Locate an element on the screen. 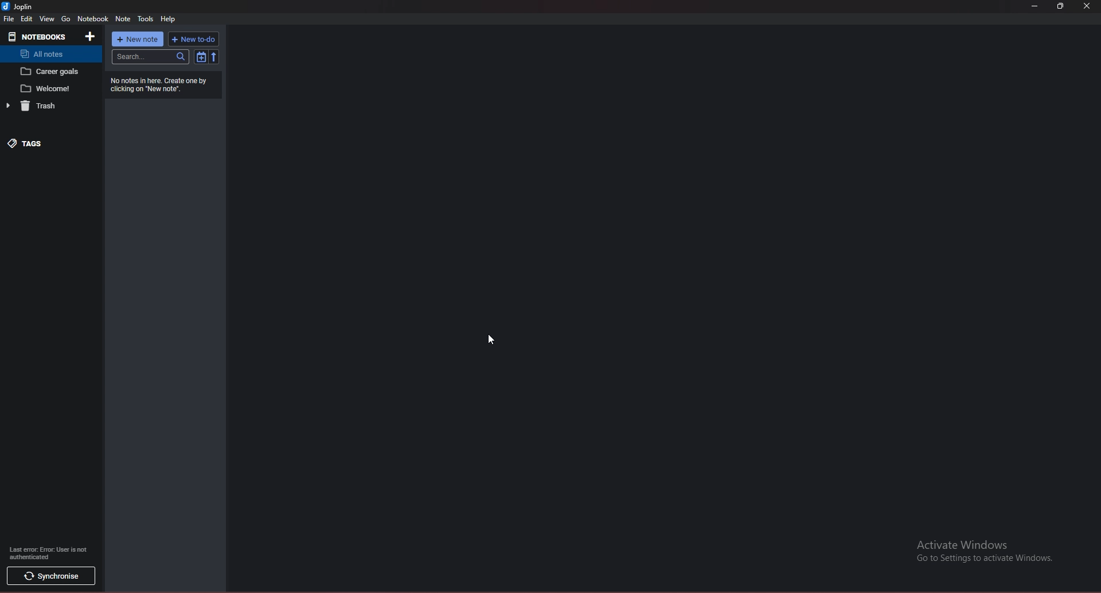 The width and height of the screenshot is (1101, 593). reverse sort order is located at coordinates (214, 57).